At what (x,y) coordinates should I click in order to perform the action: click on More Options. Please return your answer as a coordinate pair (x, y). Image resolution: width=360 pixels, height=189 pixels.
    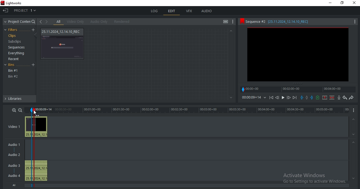
    Looking at the image, I should click on (355, 21).